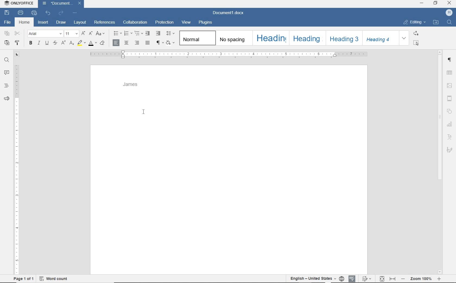 The image size is (456, 283). I want to click on cut, so click(18, 34).